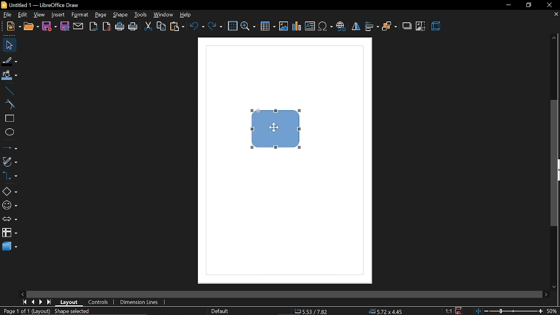 Image resolution: width=560 pixels, height=315 pixels. What do you see at coordinates (527, 6) in the screenshot?
I see `restore down` at bounding box center [527, 6].